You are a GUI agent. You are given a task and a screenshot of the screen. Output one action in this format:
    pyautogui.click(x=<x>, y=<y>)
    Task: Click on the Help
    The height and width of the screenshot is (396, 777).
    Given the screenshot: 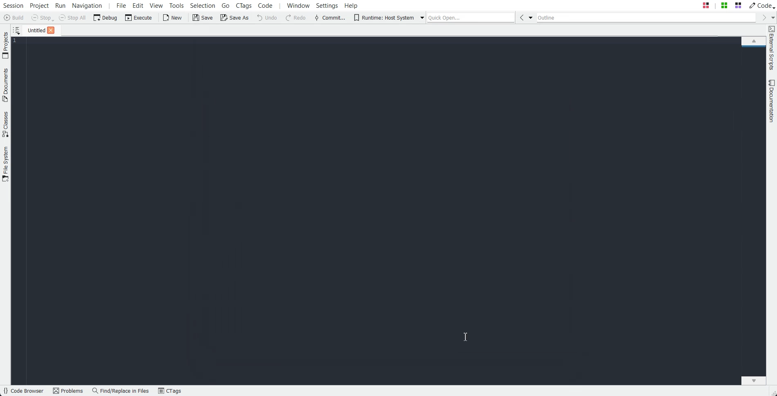 What is the action you would take?
    pyautogui.click(x=351, y=5)
    